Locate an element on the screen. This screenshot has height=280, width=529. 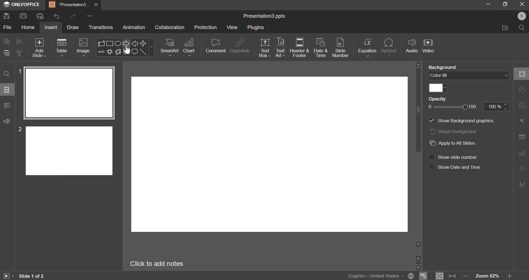
decrease zoom is located at coordinates (466, 276).